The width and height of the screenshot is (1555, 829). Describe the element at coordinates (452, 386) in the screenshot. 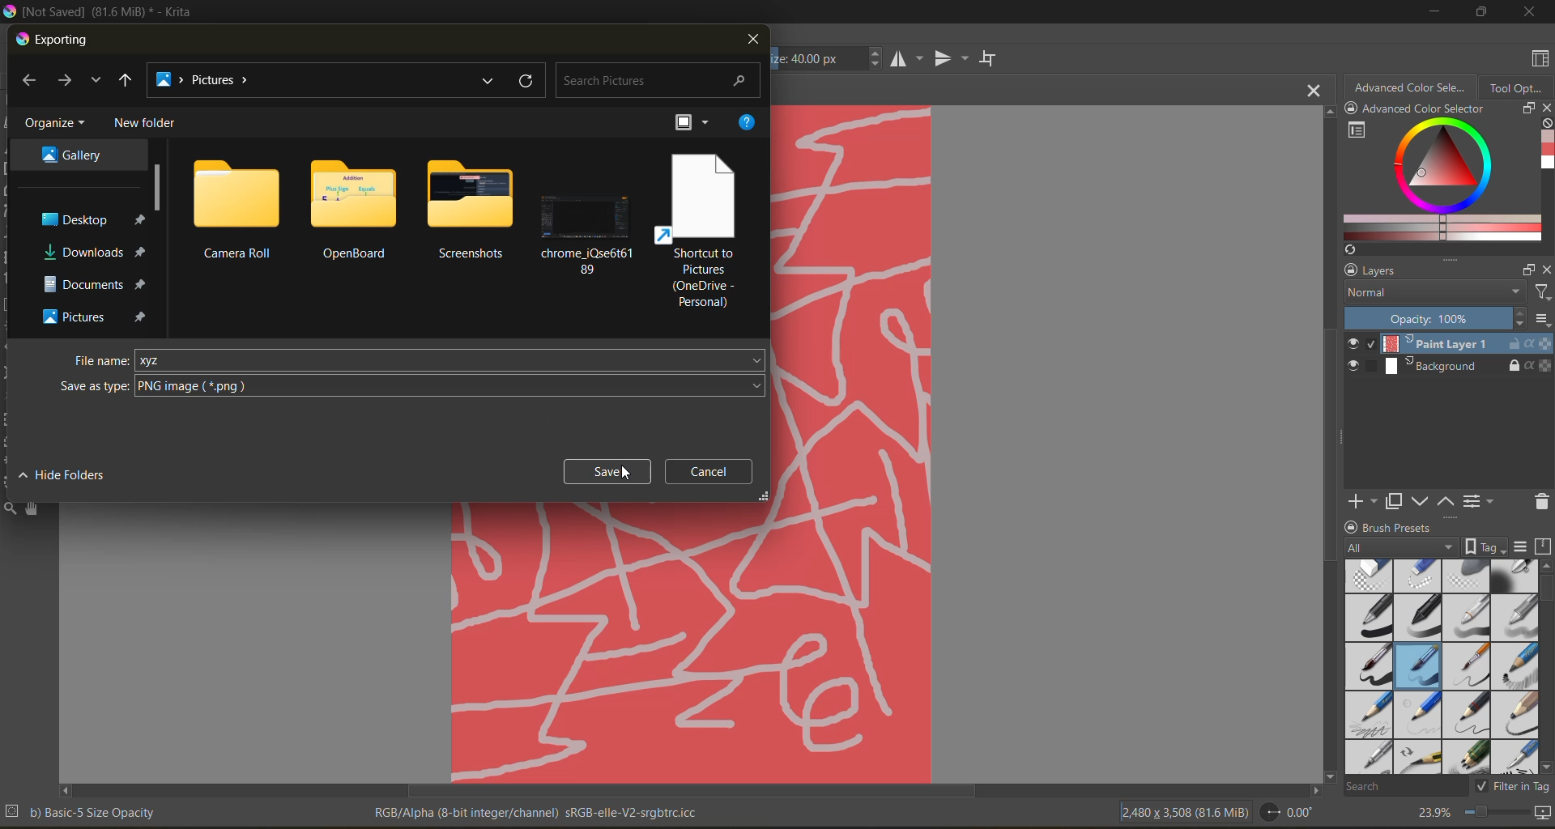

I see `save as type` at that location.